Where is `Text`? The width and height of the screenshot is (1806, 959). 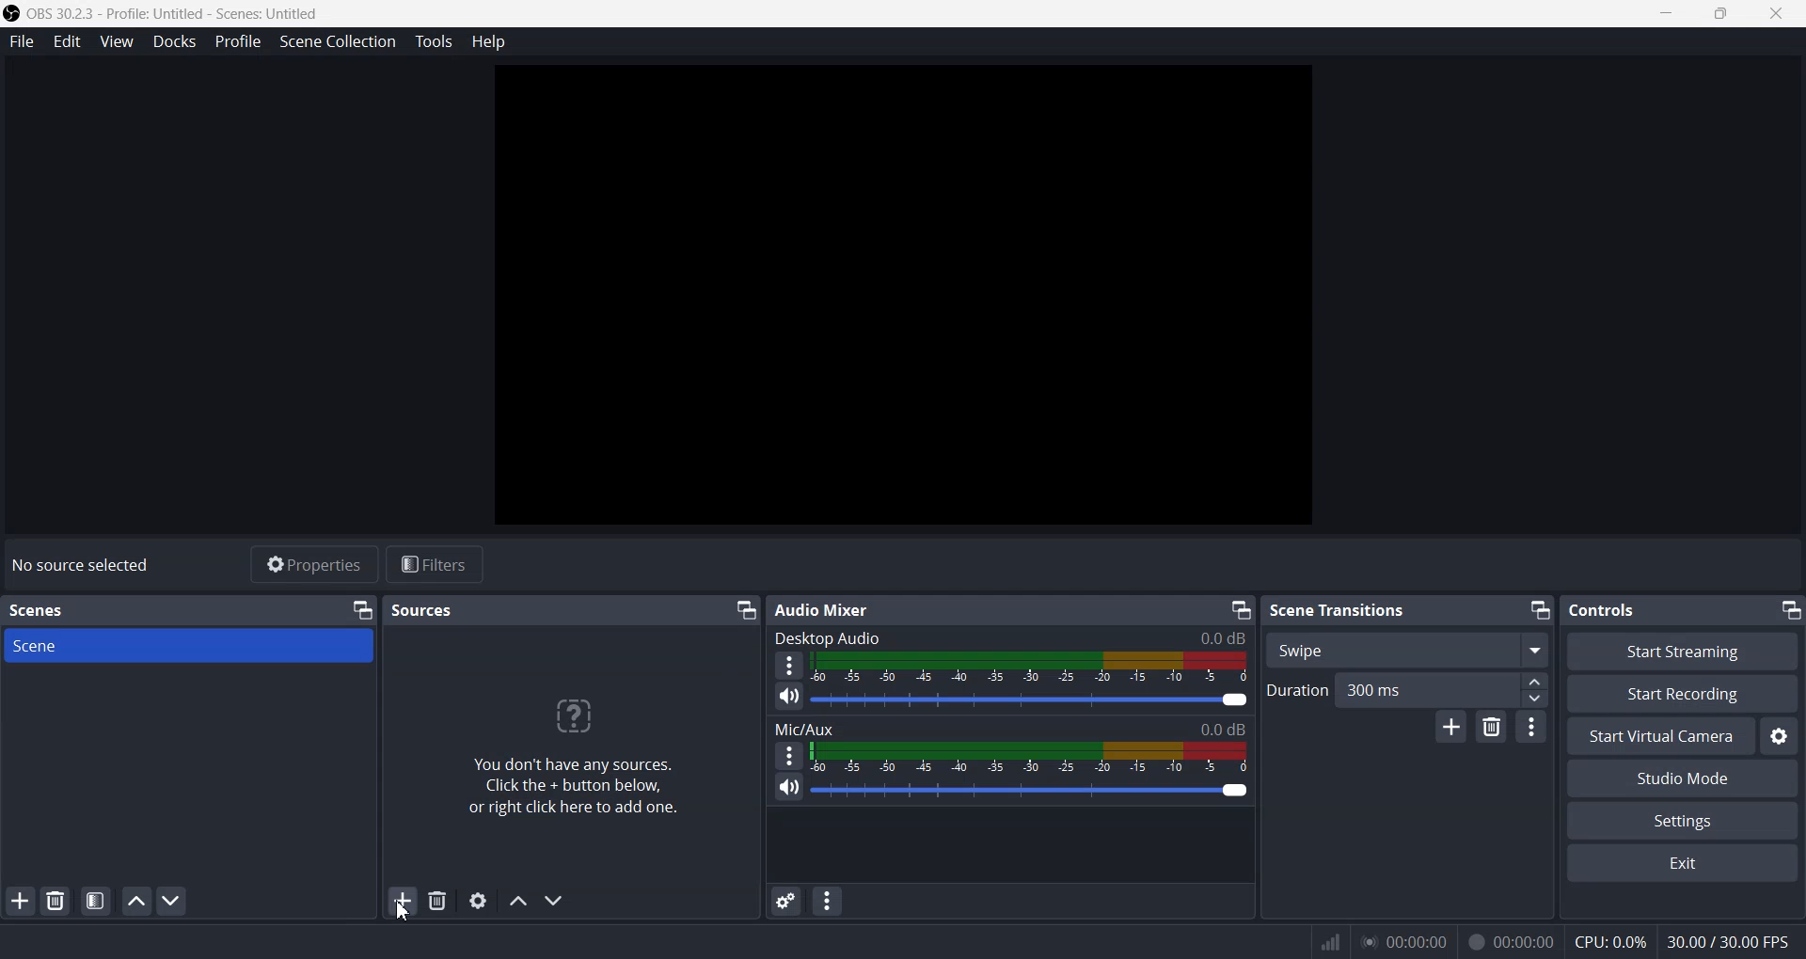
Text is located at coordinates (1010, 637).